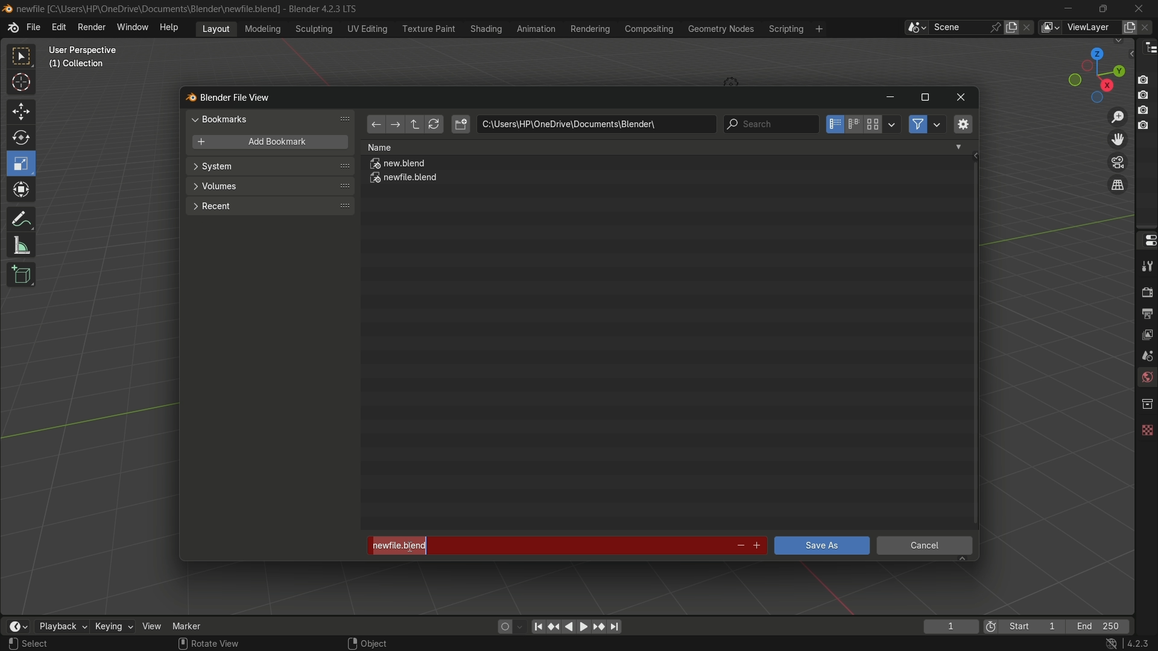  What do you see at coordinates (148, 9) in the screenshot?
I see `C:\User:\\HP\Onedrive\Documents\Blender` at bounding box center [148, 9].